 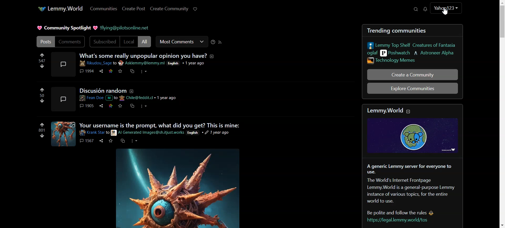 I want to click on Subscribed, so click(x=104, y=42).